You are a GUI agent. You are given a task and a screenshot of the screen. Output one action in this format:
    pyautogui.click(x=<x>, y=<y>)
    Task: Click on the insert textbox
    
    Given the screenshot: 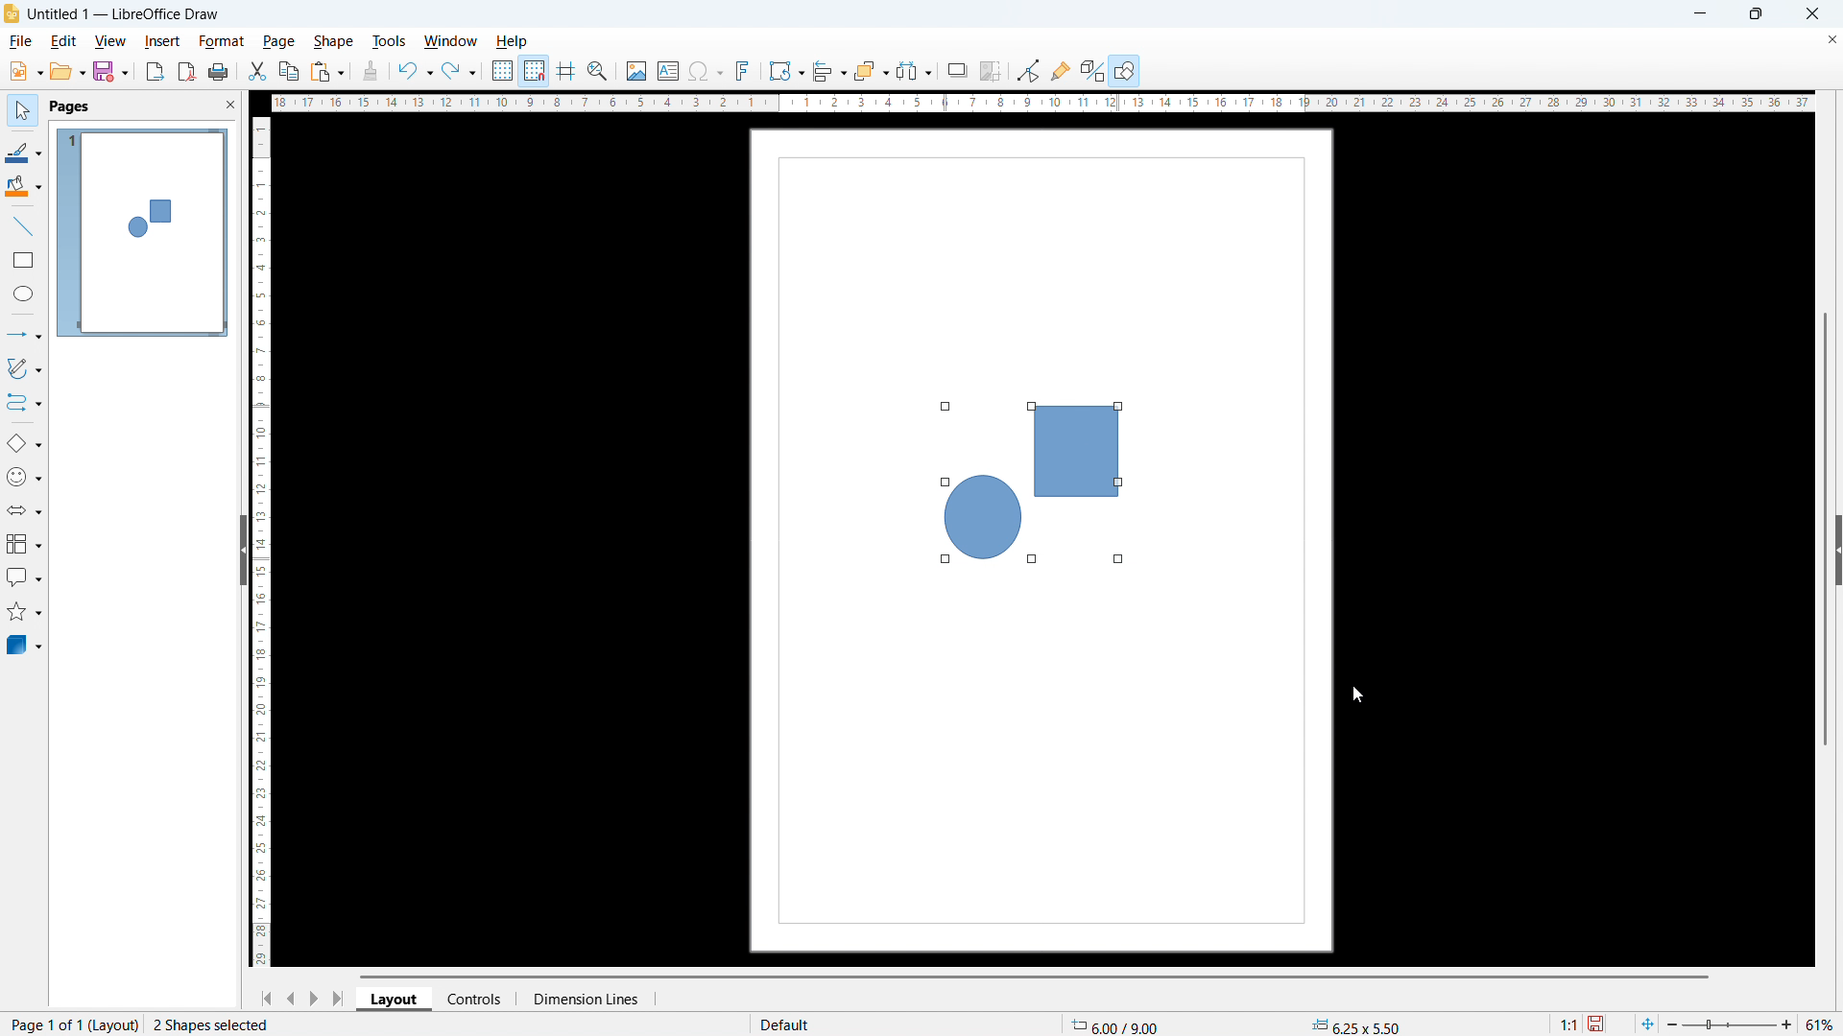 What is the action you would take?
    pyautogui.click(x=668, y=70)
    